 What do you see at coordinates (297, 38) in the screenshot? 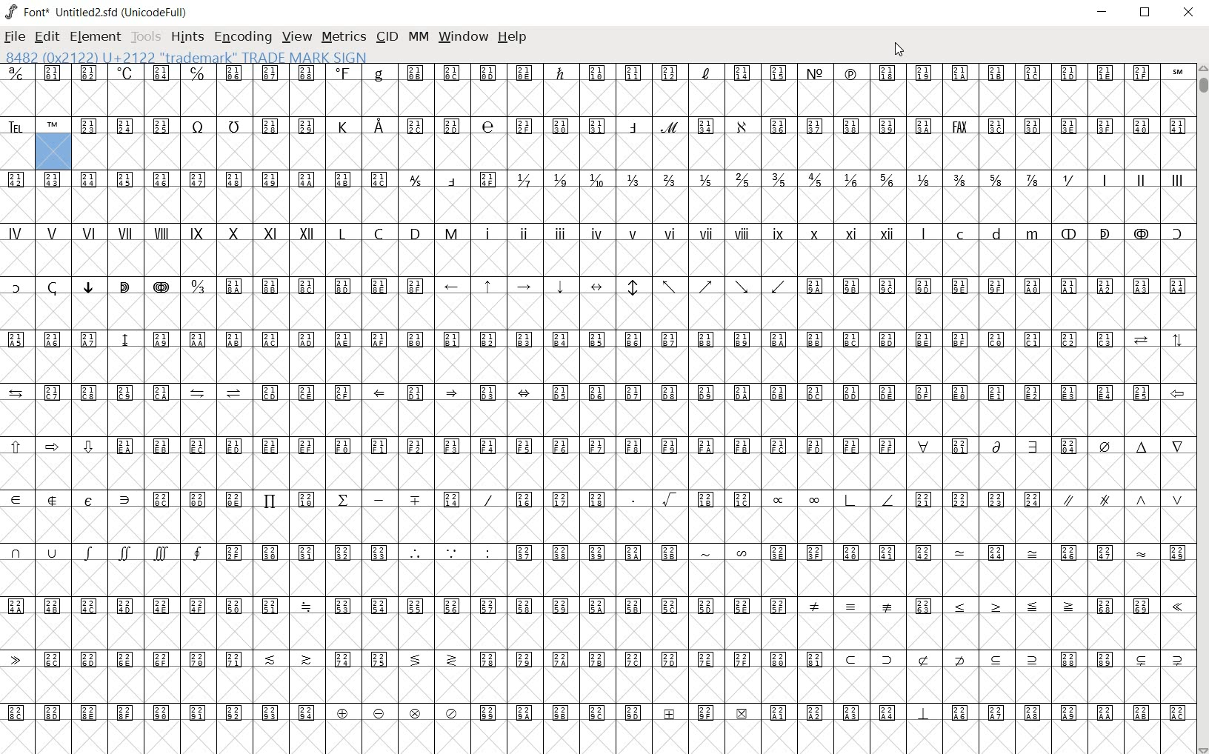
I see `VIEW` at bounding box center [297, 38].